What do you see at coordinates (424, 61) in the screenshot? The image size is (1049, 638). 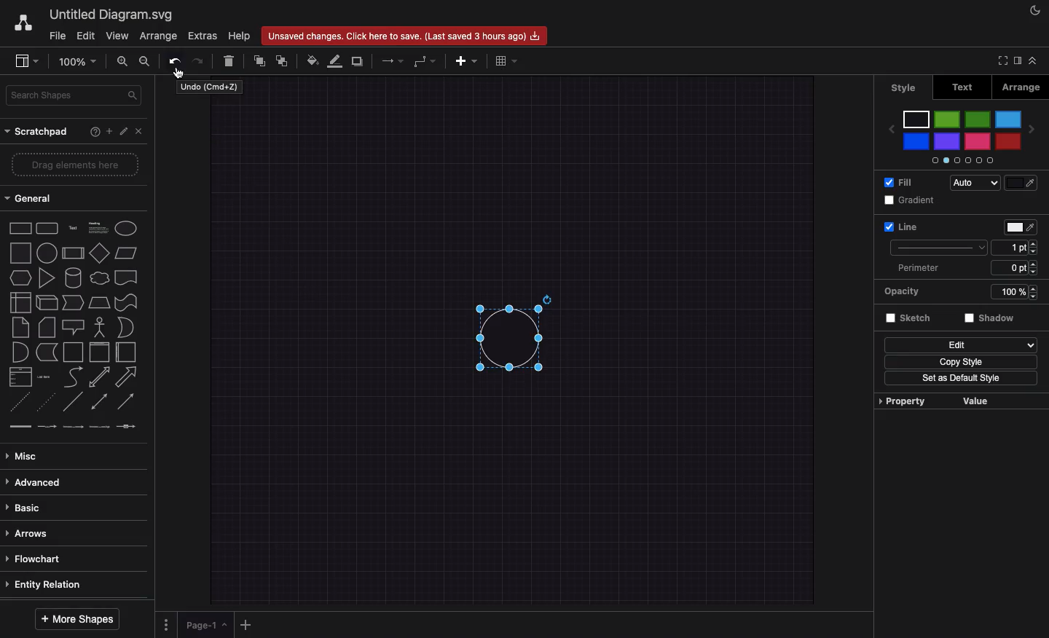 I see `Waypoints ` at bounding box center [424, 61].